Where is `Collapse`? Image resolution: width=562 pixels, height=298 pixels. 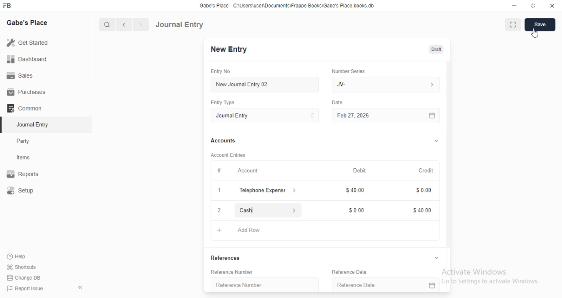
Collapse is located at coordinates (81, 287).